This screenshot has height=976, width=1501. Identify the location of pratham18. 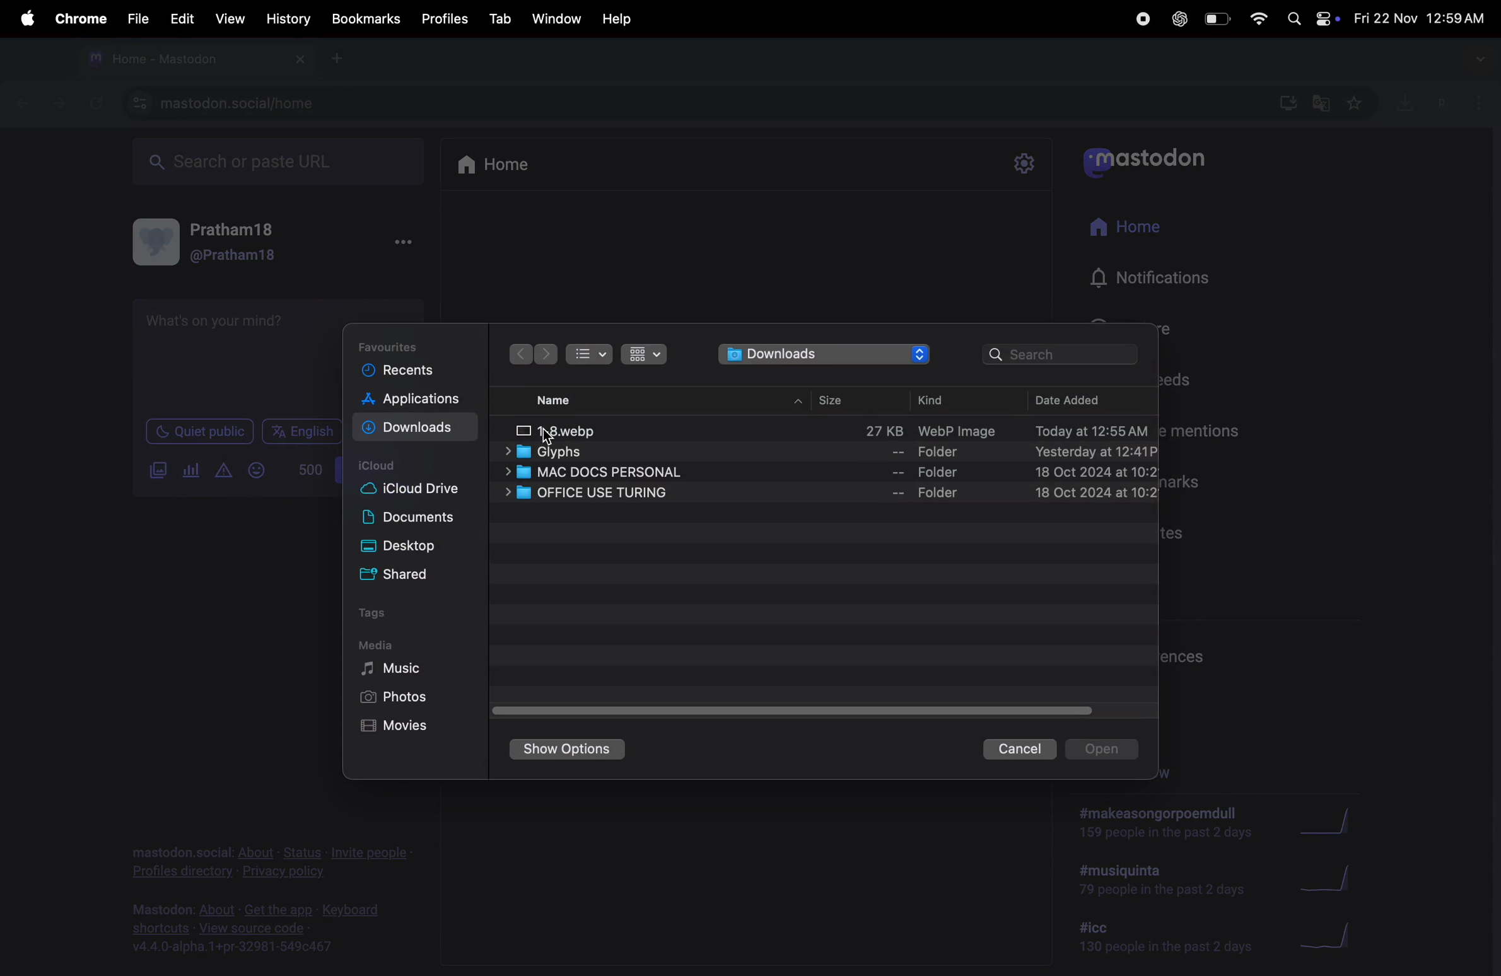
(243, 231).